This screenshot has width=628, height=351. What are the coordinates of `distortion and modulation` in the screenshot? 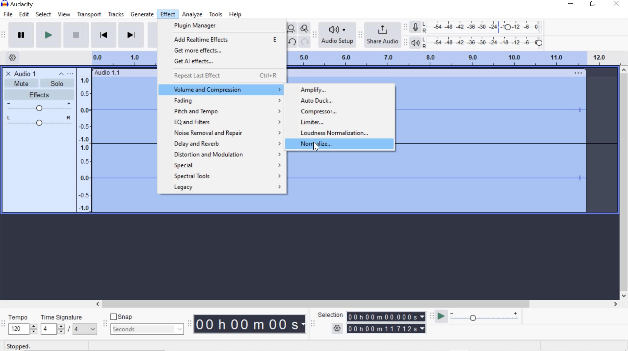 It's located at (229, 154).